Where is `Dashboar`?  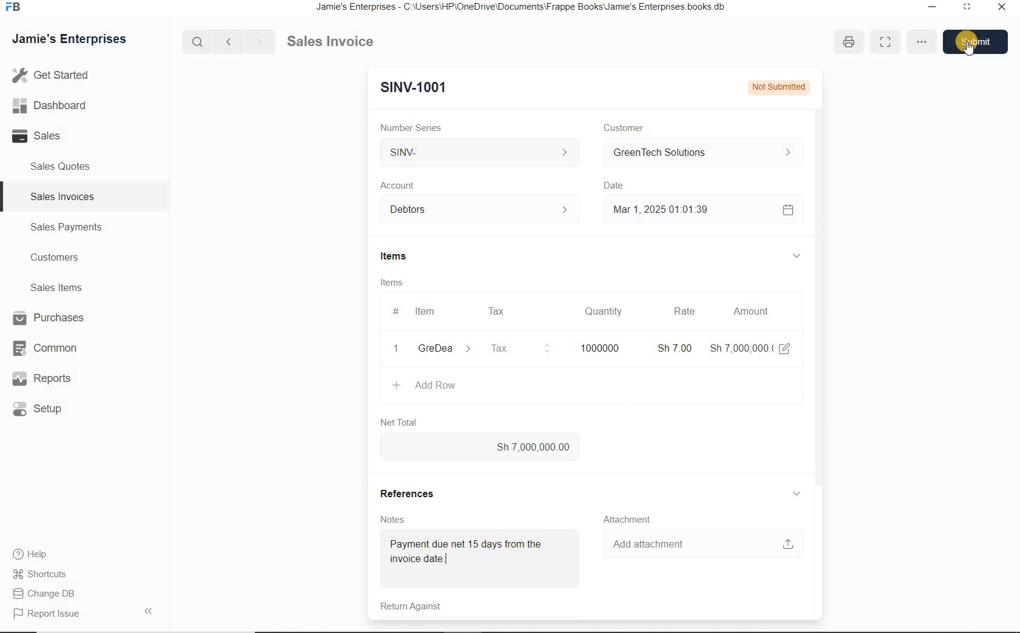
Dashboar is located at coordinates (50, 105).